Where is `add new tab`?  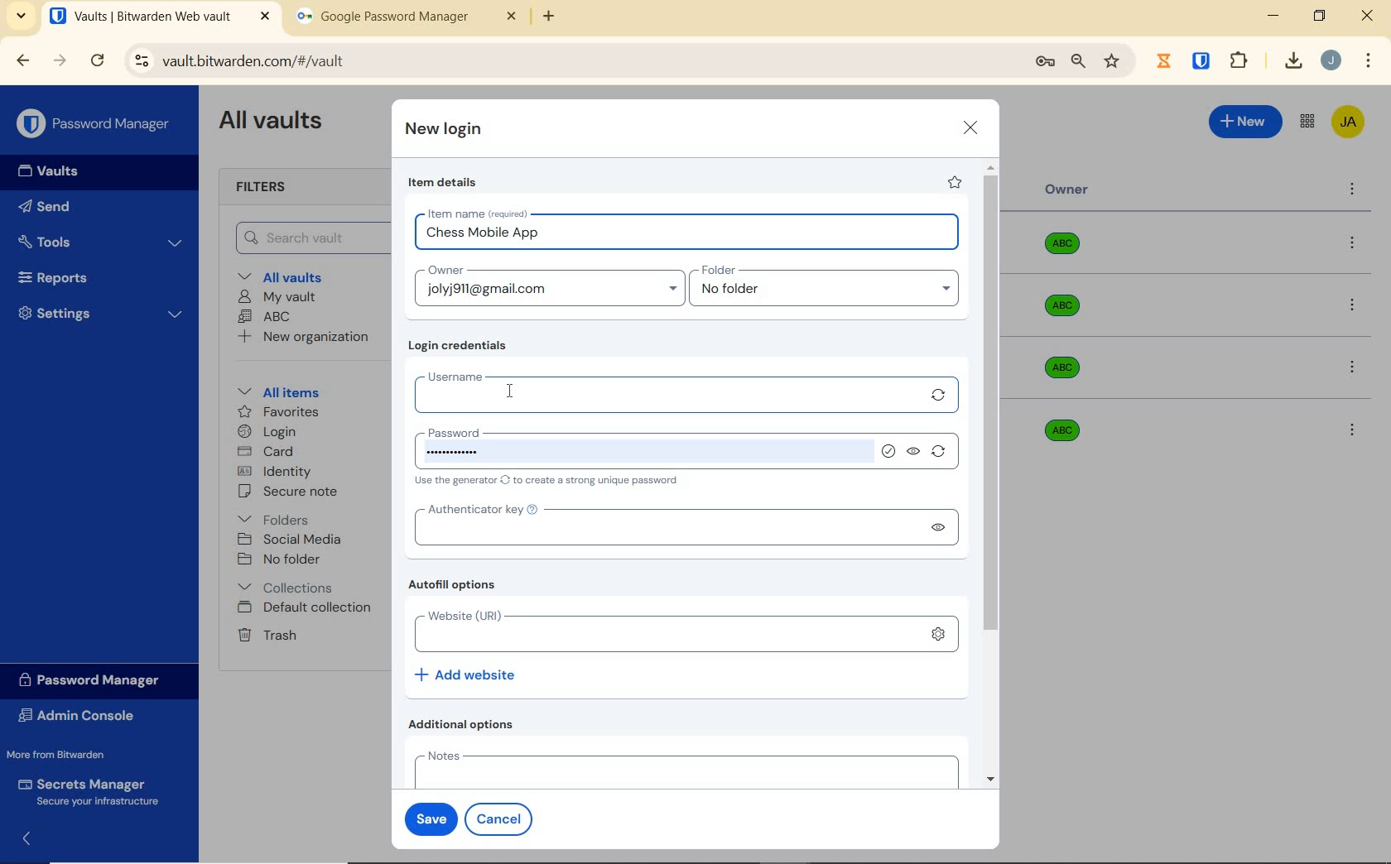
add new tab is located at coordinates (561, 21).